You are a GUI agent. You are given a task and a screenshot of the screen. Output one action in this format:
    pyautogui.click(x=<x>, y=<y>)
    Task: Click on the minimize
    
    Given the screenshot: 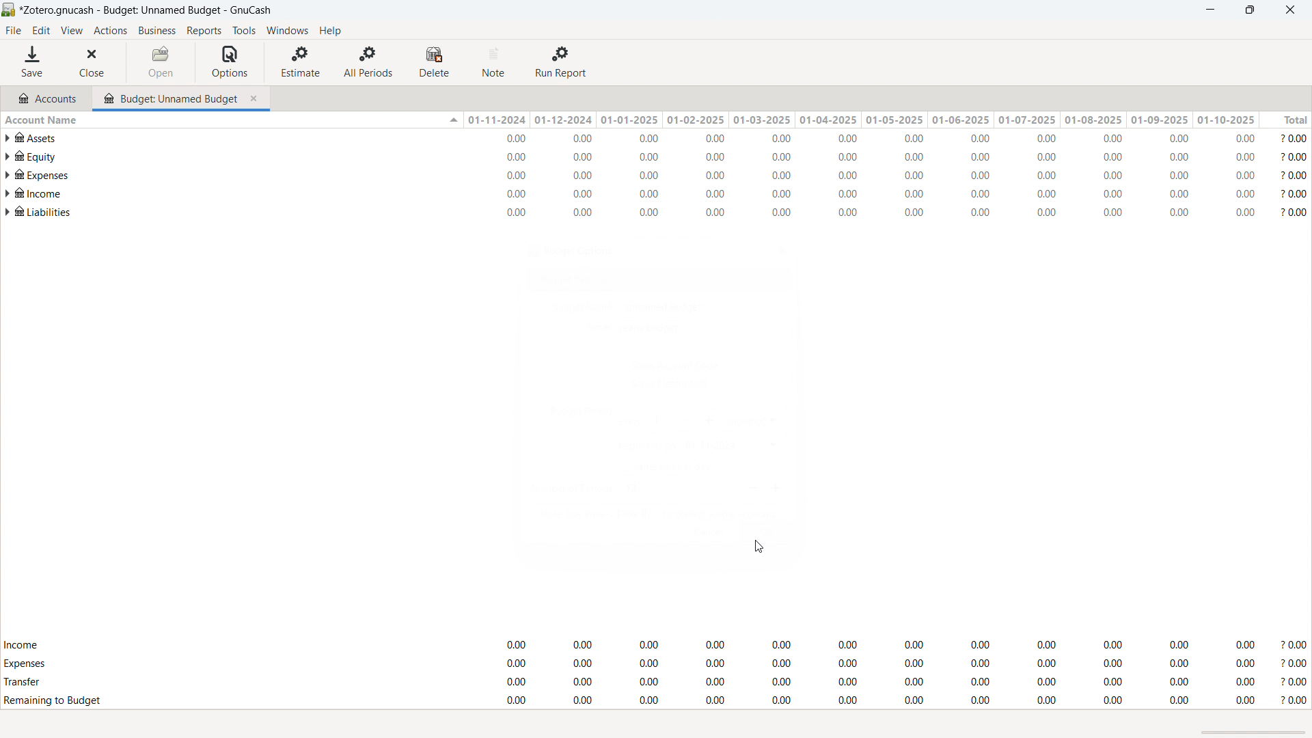 What is the action you would take?
    pyautogui.click(x=1208, y=10)
    